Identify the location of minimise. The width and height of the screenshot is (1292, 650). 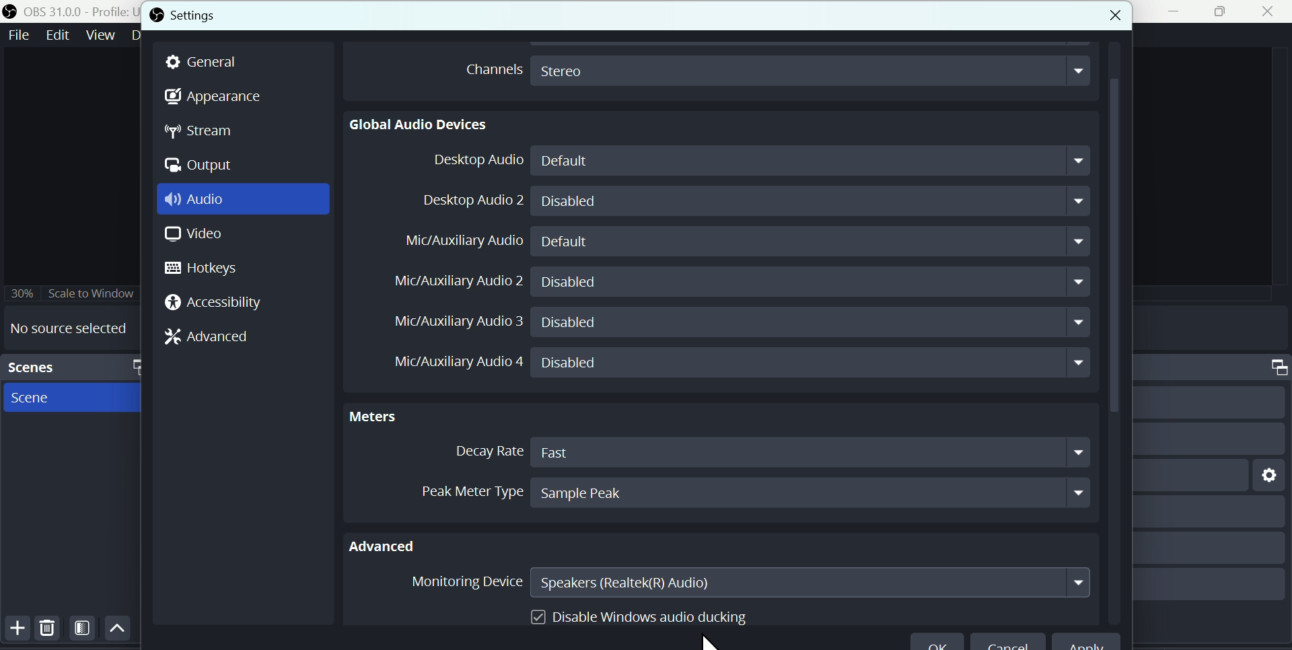
(1177, 11).